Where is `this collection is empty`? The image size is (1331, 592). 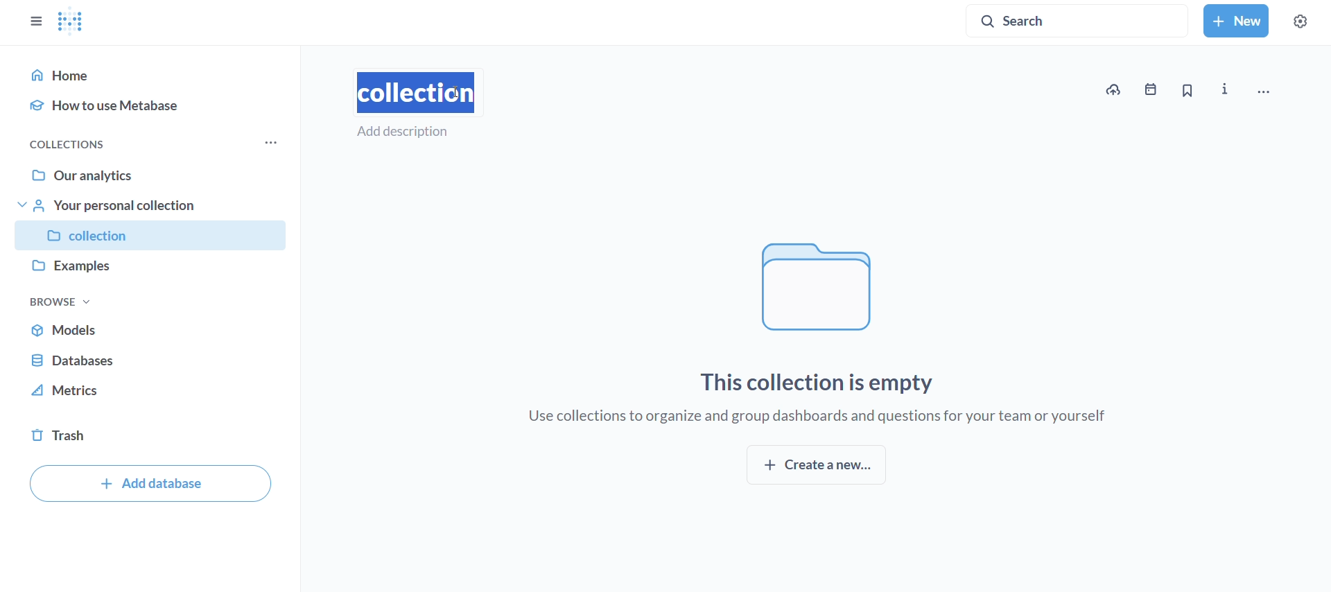 this collection is empty is located at coordinates (821, 382).